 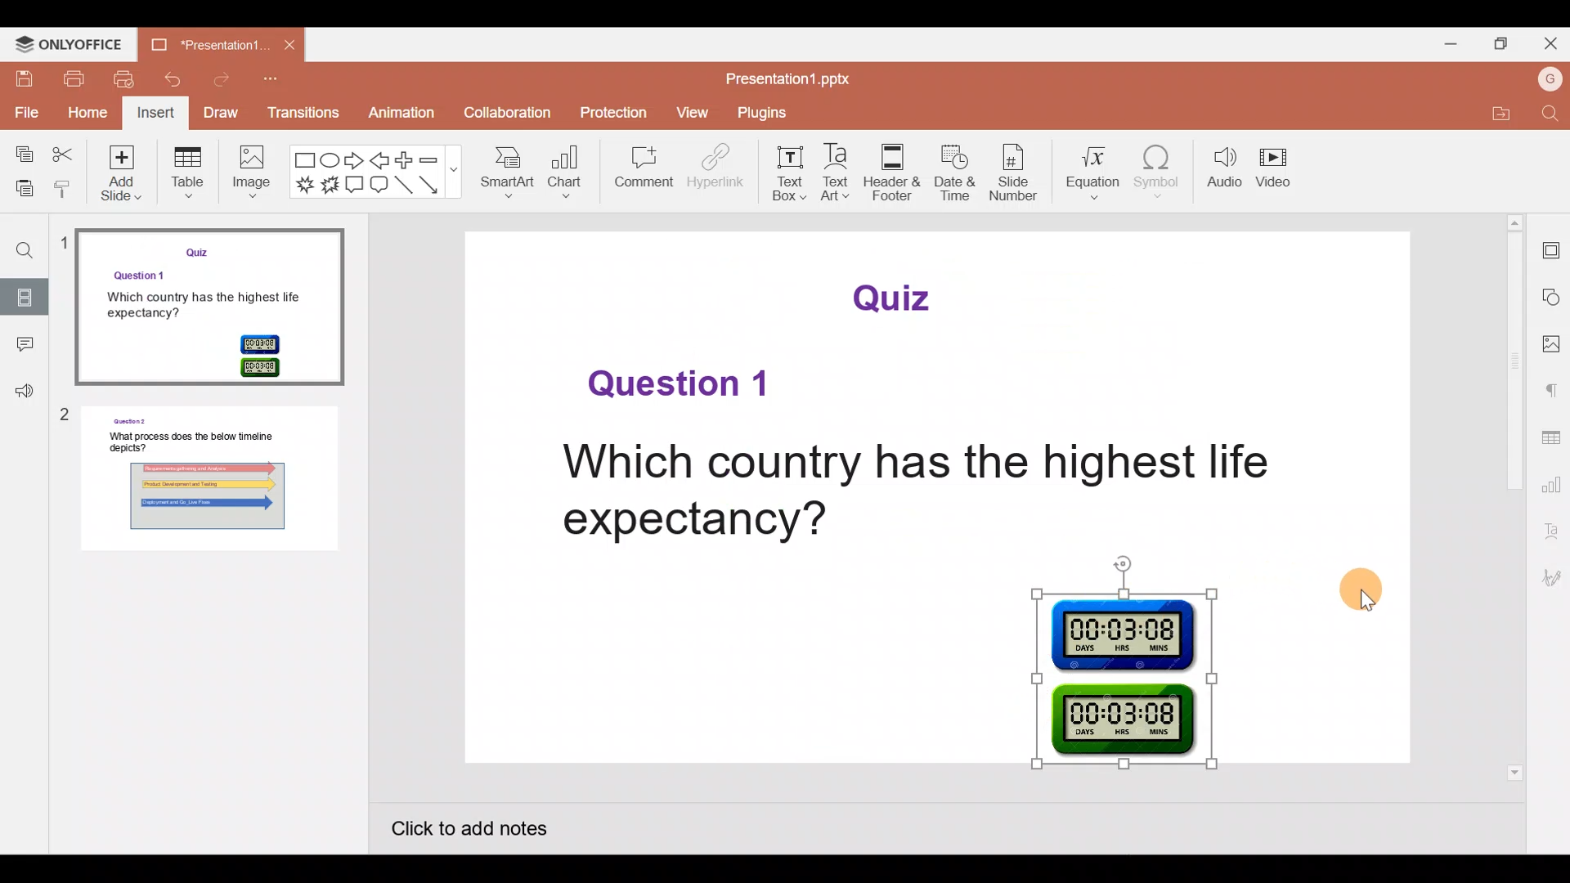 I want to click on Cursor, so click(x=1361, y=585).